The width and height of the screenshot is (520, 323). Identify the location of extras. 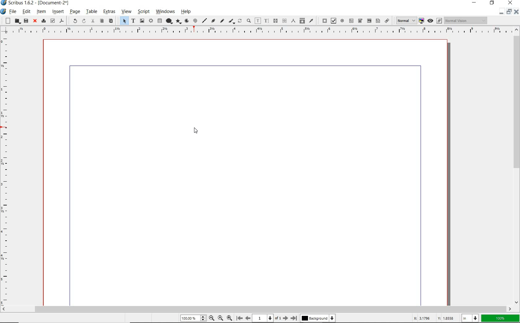
(108, 11).